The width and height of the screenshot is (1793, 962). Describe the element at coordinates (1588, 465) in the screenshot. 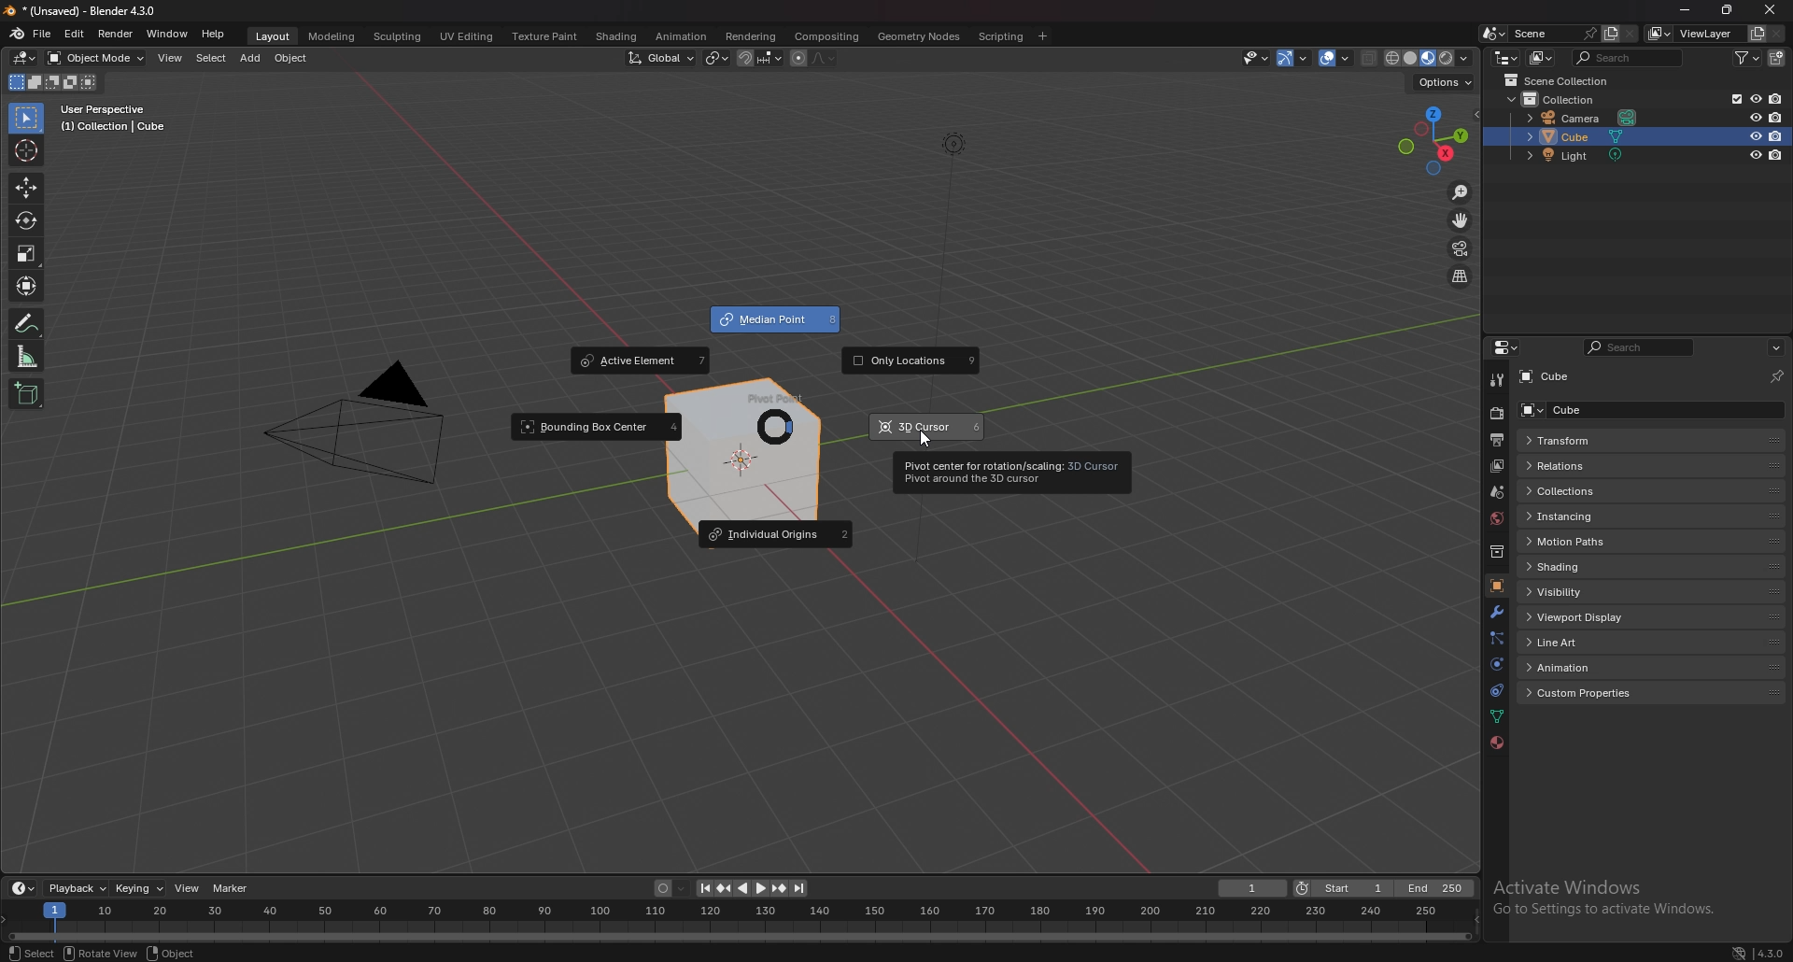

I see `relations` at that location.